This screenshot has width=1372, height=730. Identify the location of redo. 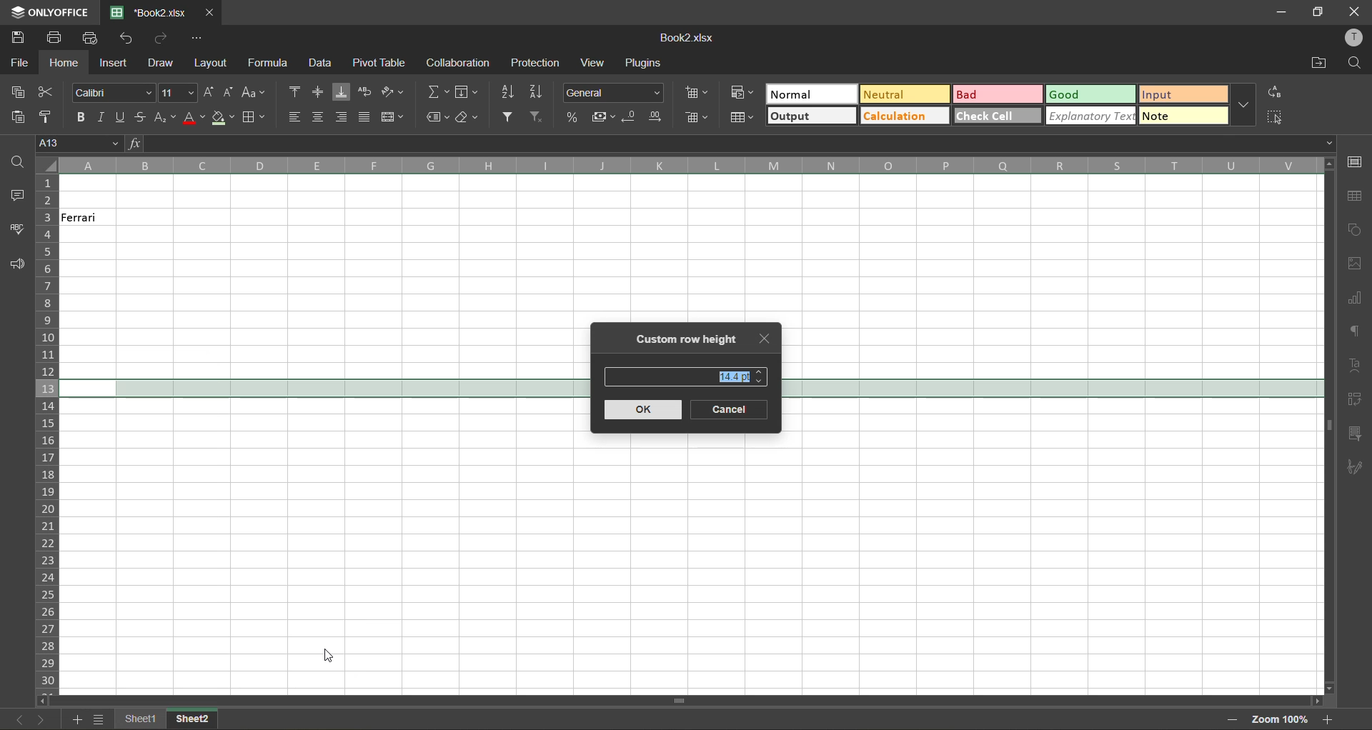
(163, 39).